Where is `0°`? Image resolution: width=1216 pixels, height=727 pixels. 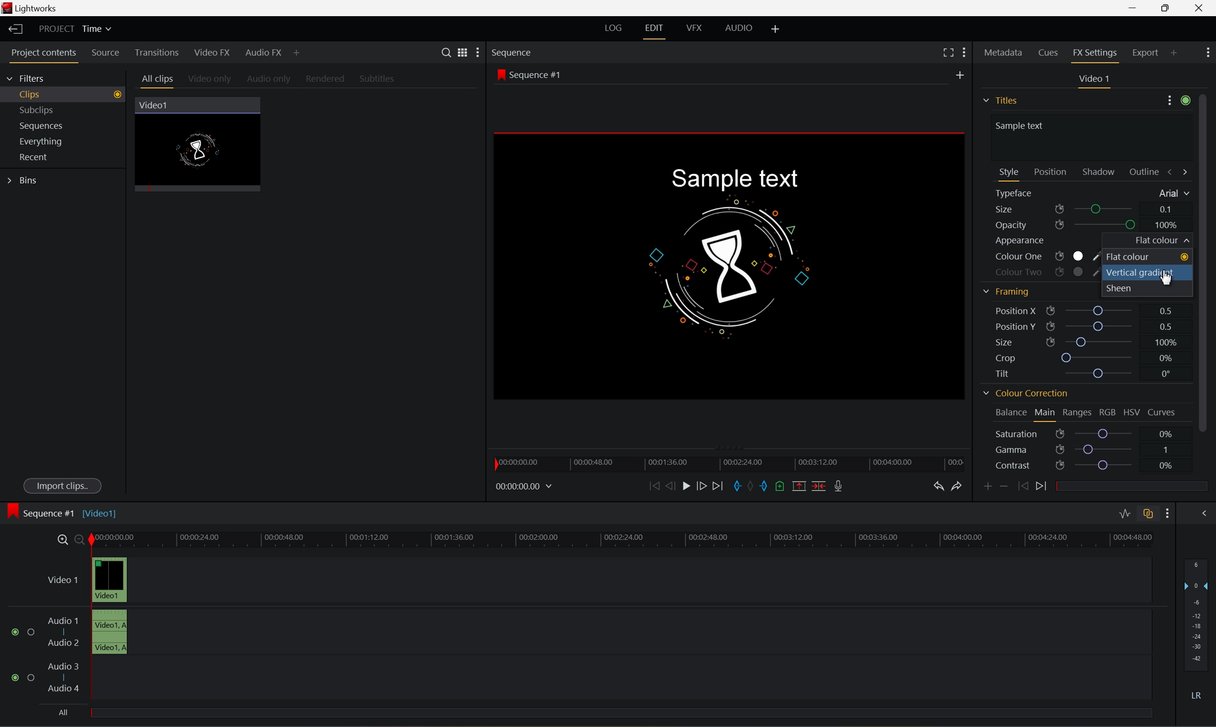 0° is located at coordinates (1164, 374).